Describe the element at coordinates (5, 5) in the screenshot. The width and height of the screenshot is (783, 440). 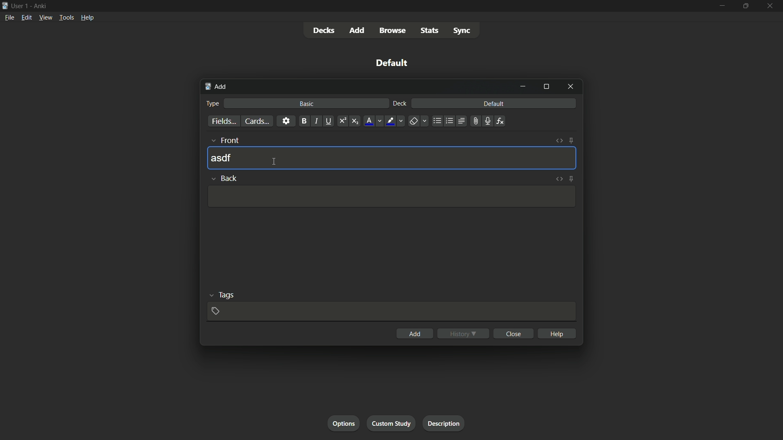
I see `icon` at that location.